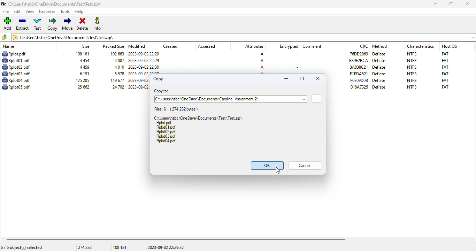  What do you see at coordinates (262, 61) in the screenshot?
I see `A` at bounding box center [262, 61].